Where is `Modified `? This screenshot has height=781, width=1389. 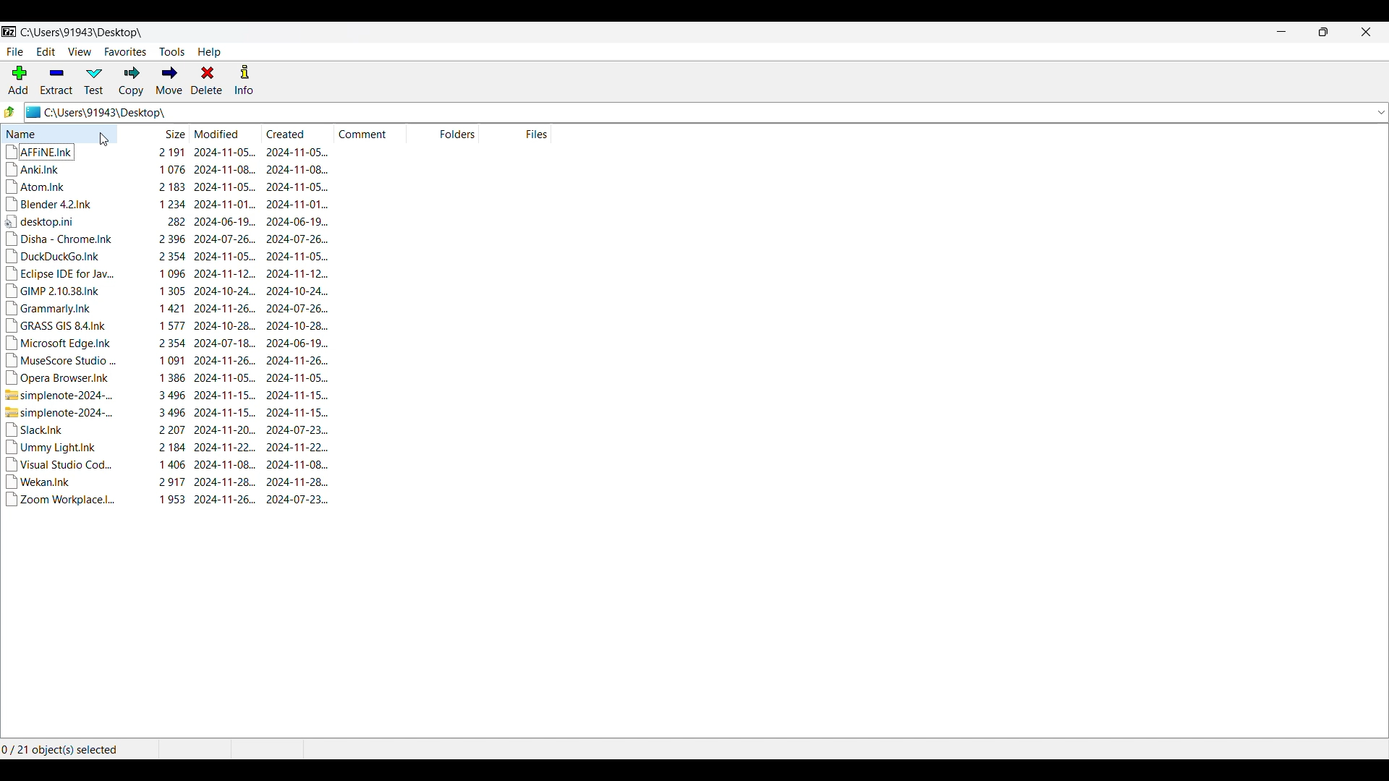 Modified  is located at coordinates (217, 133).